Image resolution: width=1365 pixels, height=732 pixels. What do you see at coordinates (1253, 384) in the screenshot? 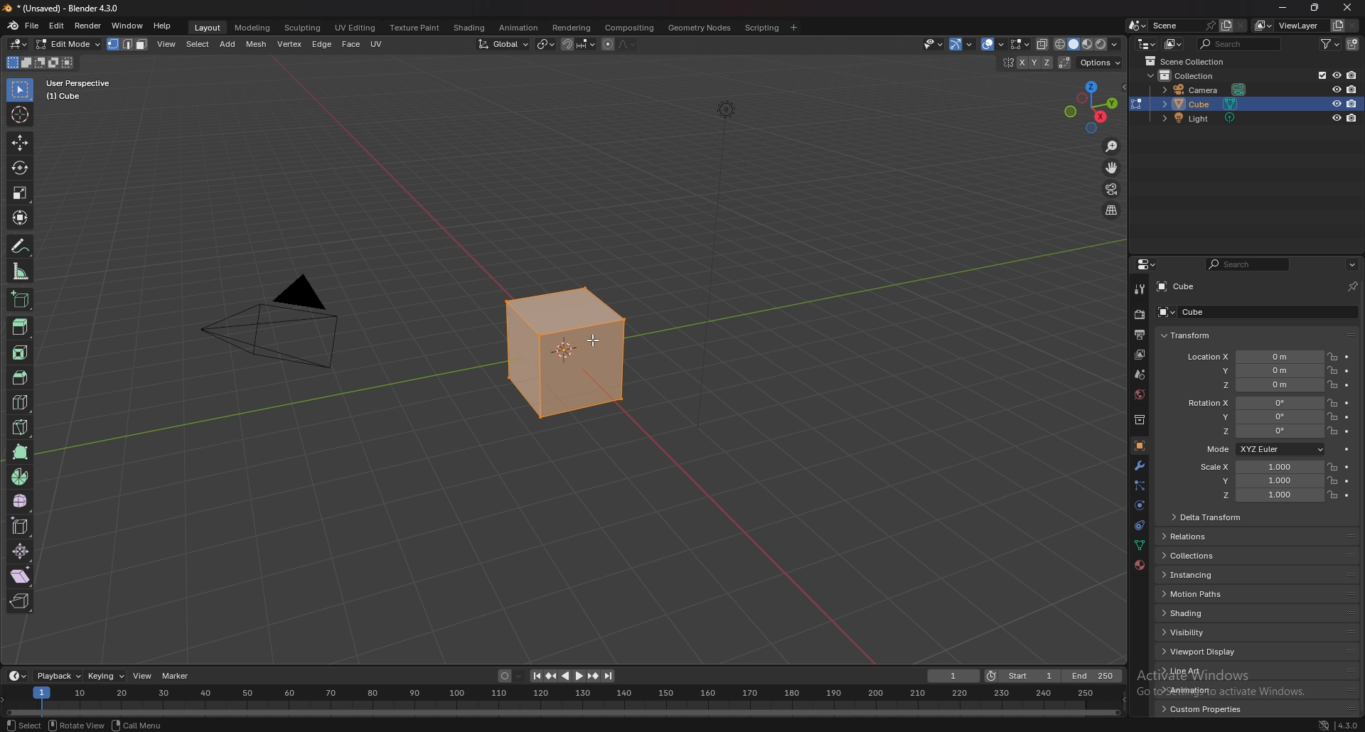
I see `location z` at bounding box center [1253, 384].